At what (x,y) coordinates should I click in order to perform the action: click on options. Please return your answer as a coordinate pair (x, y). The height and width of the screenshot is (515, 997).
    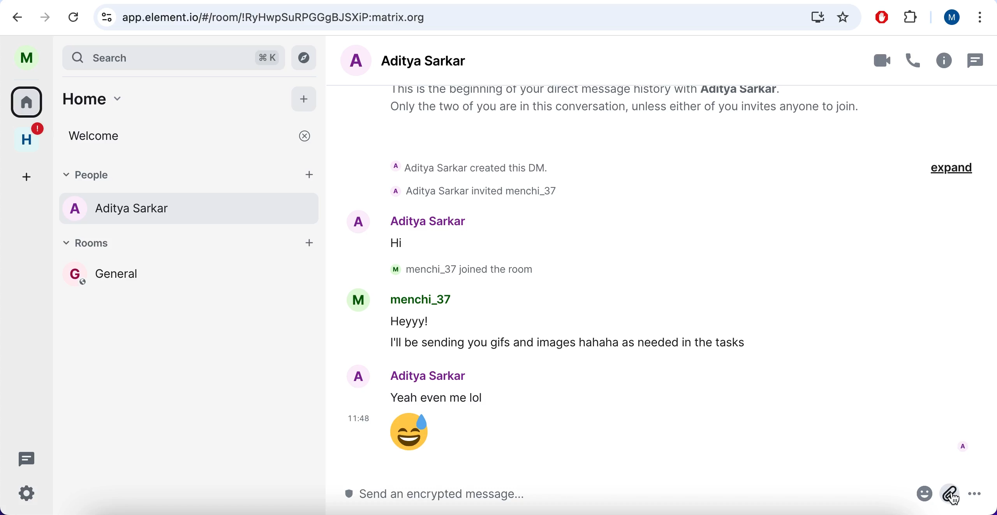
    Looking at the image, I should click on (979, 18).